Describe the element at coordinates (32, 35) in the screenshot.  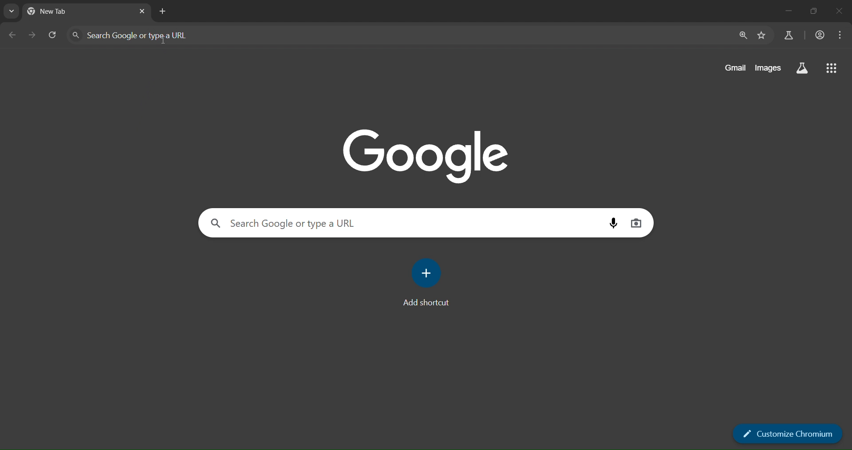
I see `go forward one page` at that location.